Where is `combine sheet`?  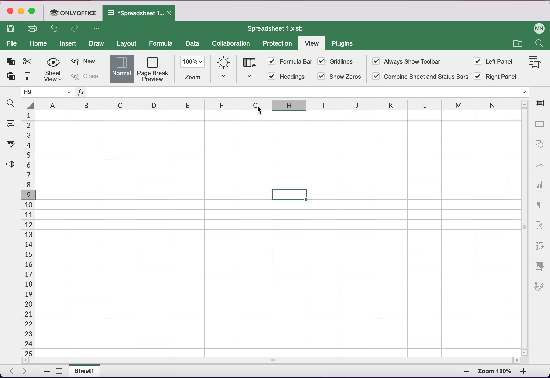
combine sheet is located at coordinates (422, 77).